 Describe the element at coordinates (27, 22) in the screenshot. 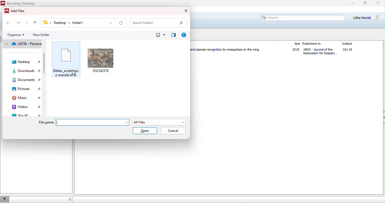

I see `drop down` at that location.